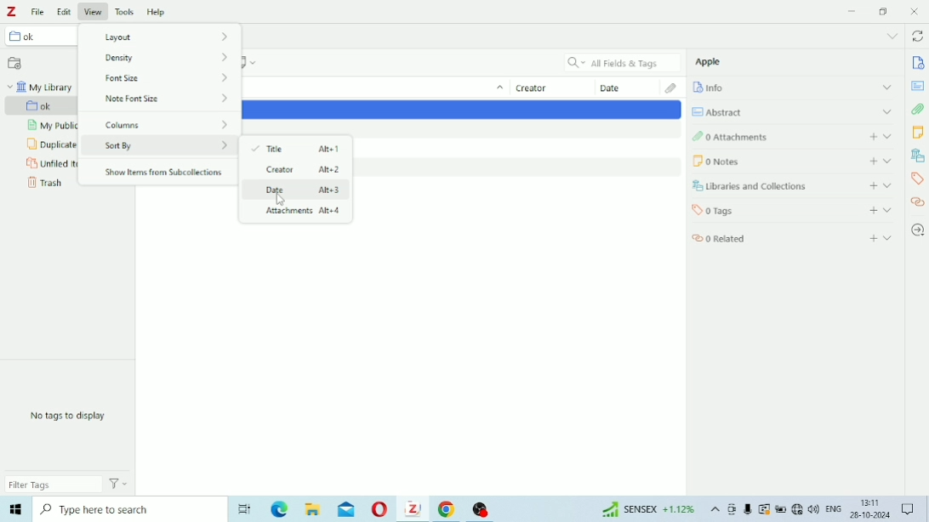  What do you see at coordinates (644, 511) in the screenshot?
I see `Chart` at bounding box center [644, 511].